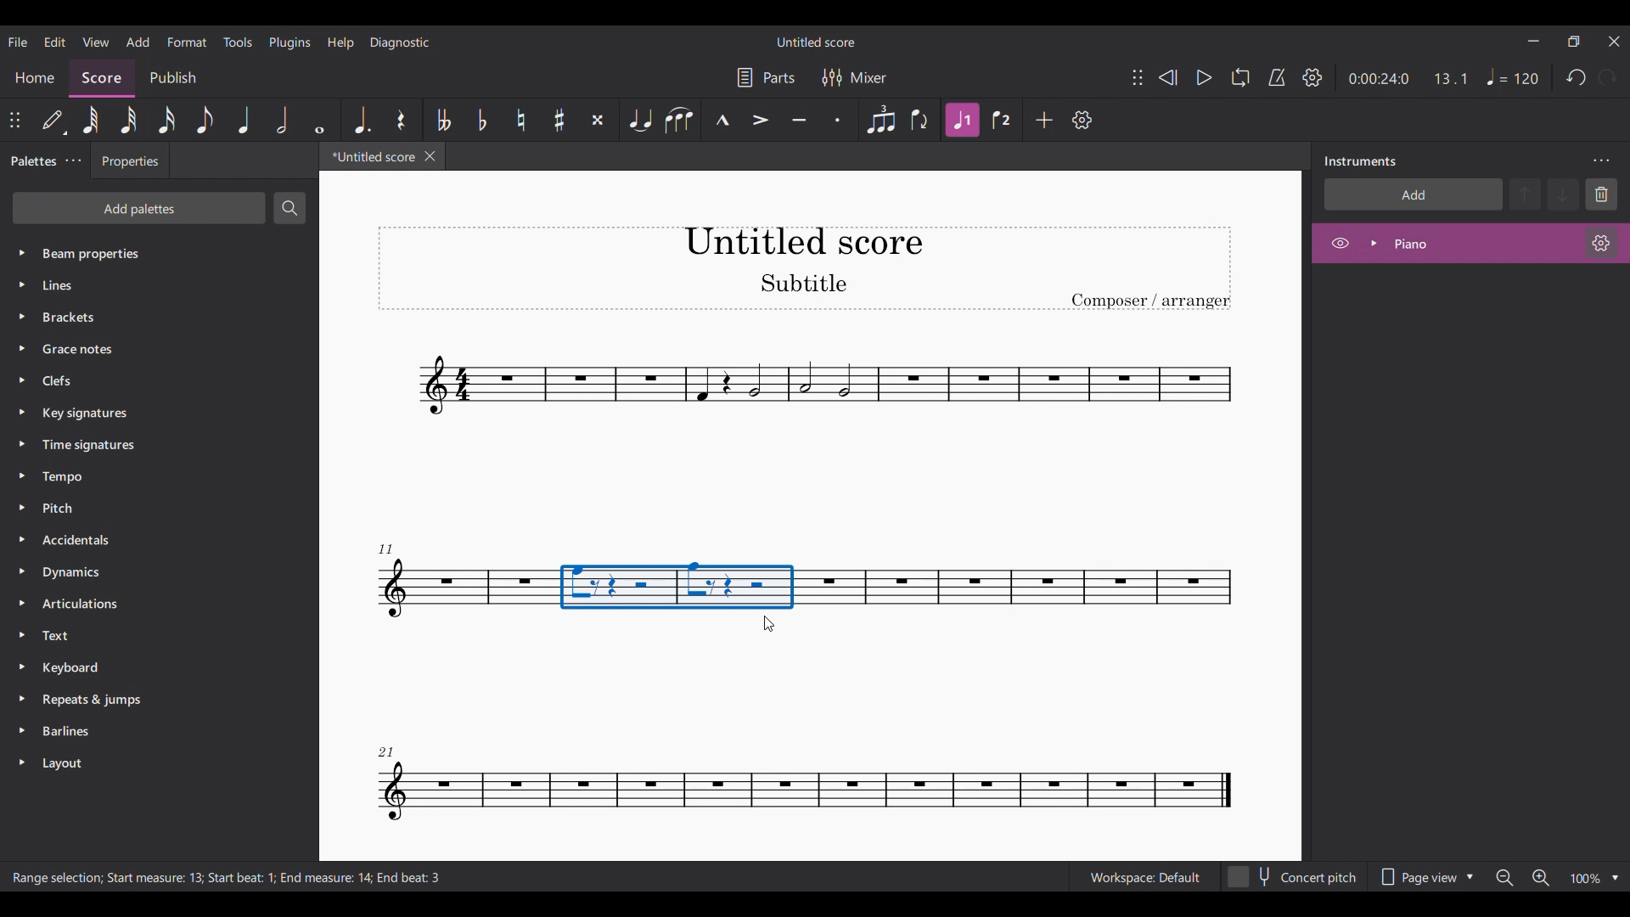 The width and height of the screenshot is (1630, 917). What do you see at coordinates (1505, 878) in the screenshot?
I see `Zoom out` at bounding box center [1505, 878].